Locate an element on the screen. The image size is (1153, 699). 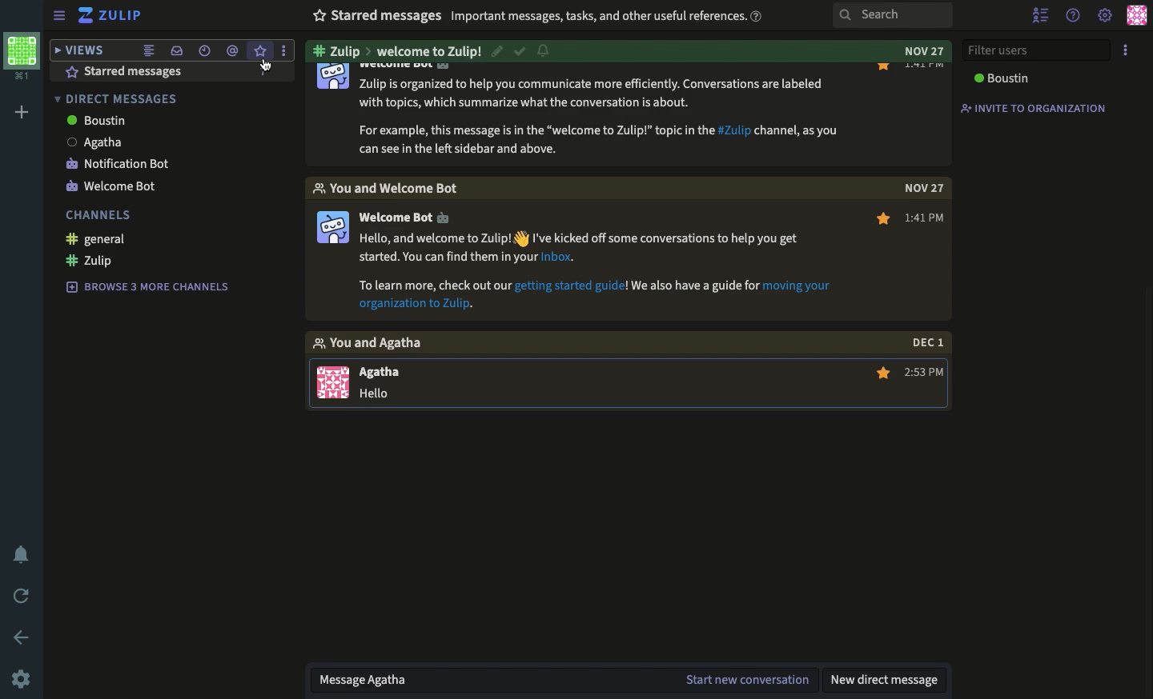
add workspace  is located at coordinates (24, 111).